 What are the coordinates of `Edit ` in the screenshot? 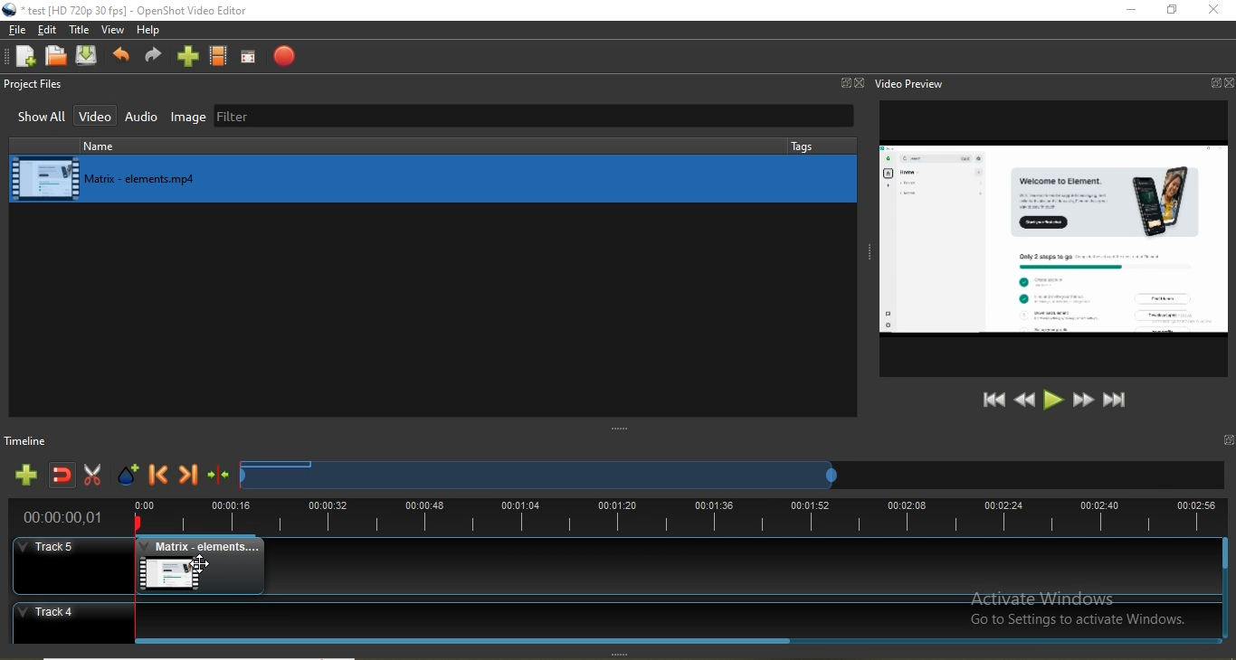 It's located at (50, 30).